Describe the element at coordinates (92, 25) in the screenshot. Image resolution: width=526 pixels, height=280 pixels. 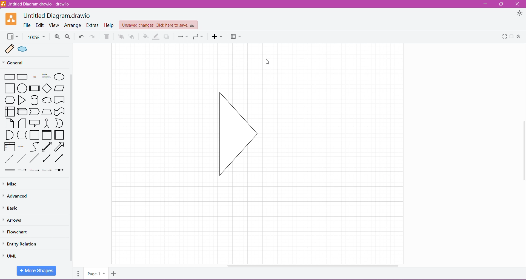
I see `Extras` at that location.